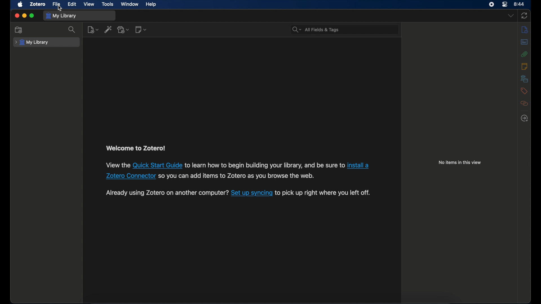  I want to click on search, so click(72, 30).